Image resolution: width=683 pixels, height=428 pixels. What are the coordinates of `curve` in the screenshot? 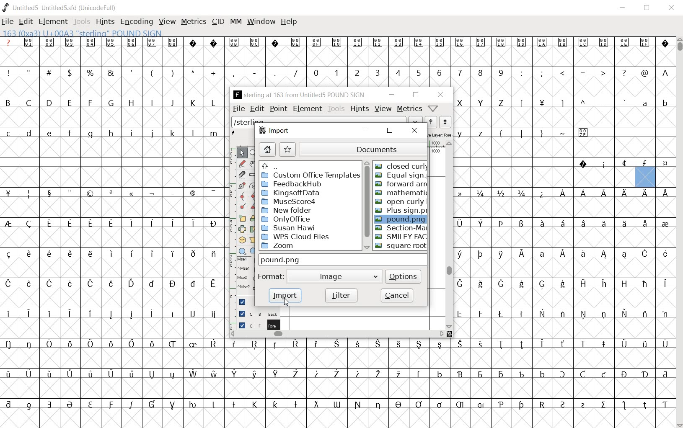 It's located at (243, 198).